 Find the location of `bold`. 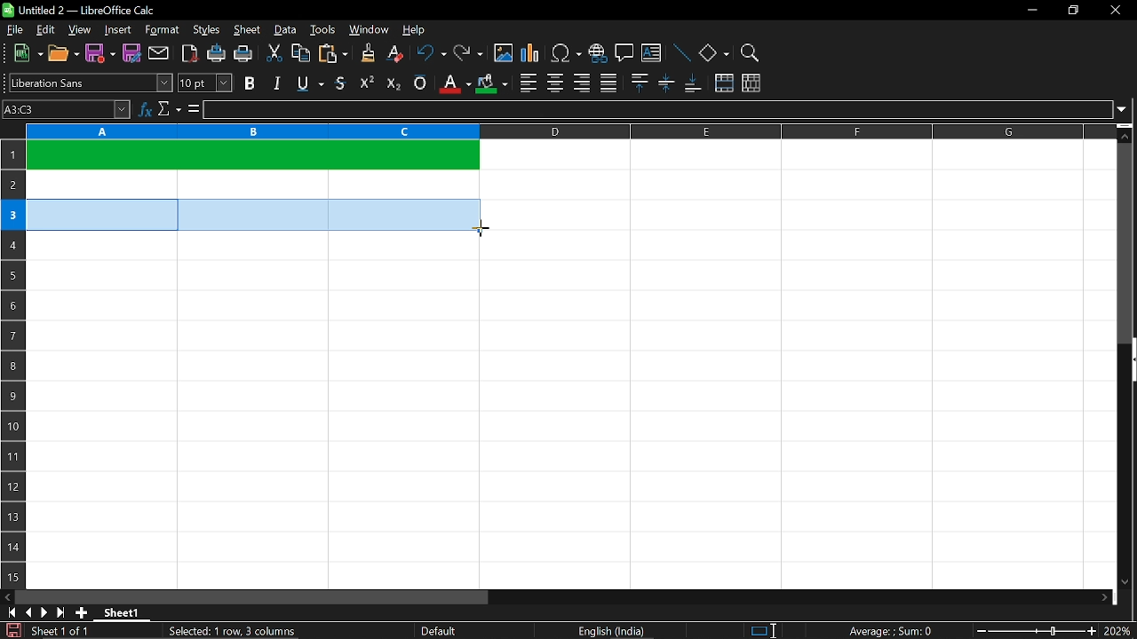

bold is located at coordinates (250, 83).